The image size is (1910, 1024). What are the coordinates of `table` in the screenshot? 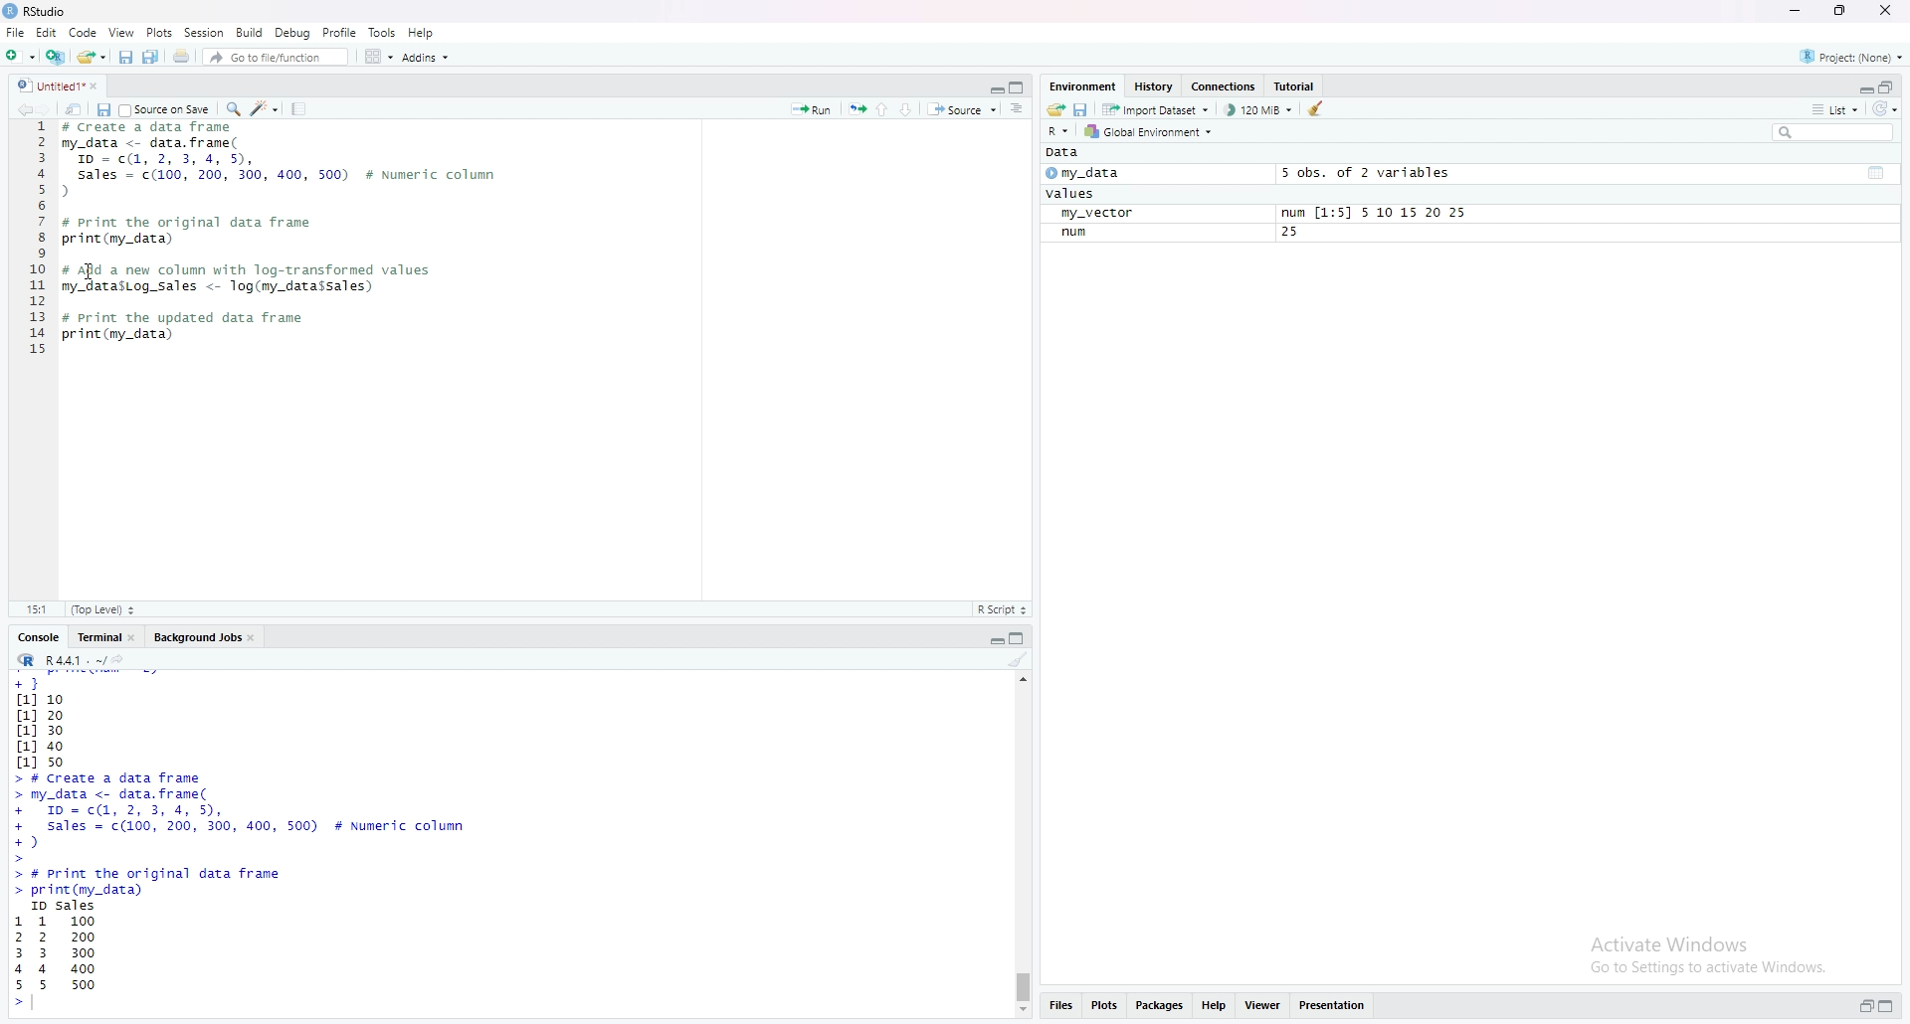 It's located at (1877, 172).